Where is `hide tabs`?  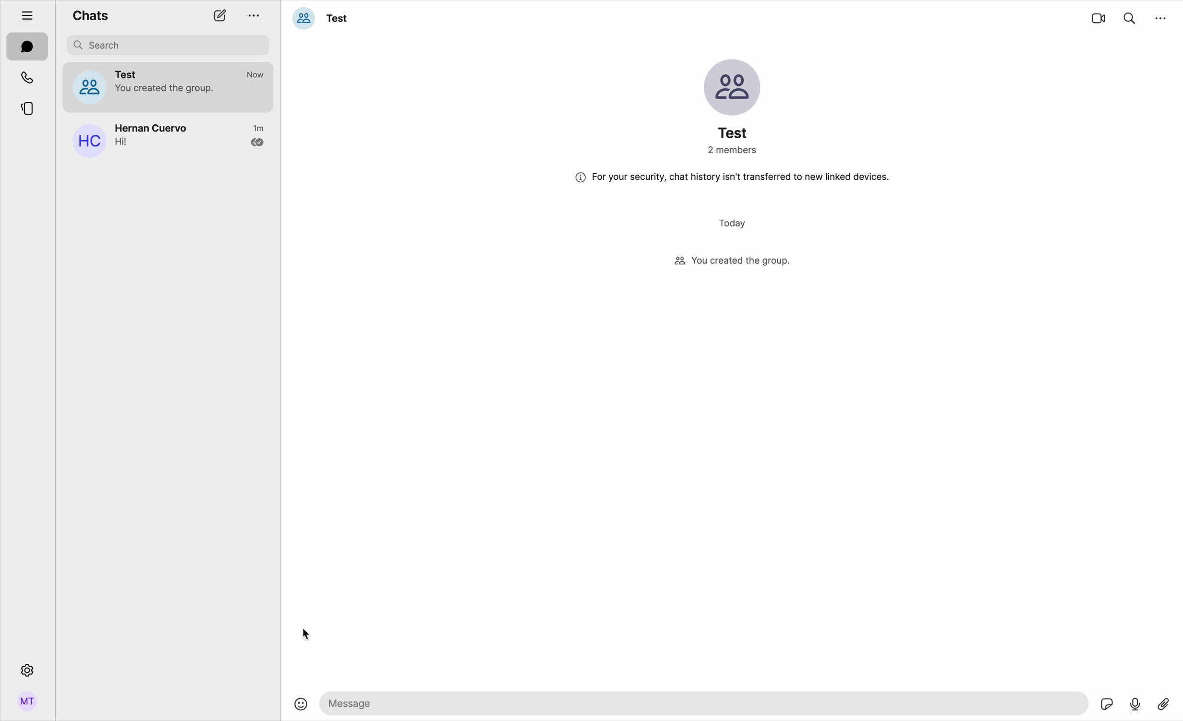
hide tabs is located at coordinates (22, 13).